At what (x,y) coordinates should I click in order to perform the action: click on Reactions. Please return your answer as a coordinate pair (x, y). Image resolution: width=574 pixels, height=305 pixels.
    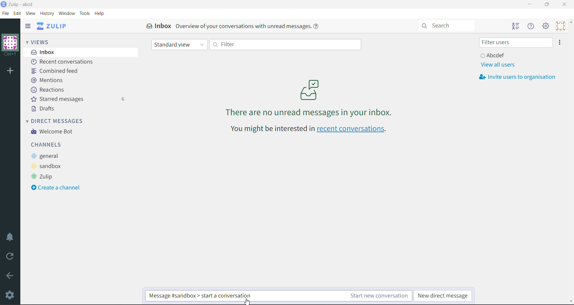
    Looking at the image, I should click on (49, 90).